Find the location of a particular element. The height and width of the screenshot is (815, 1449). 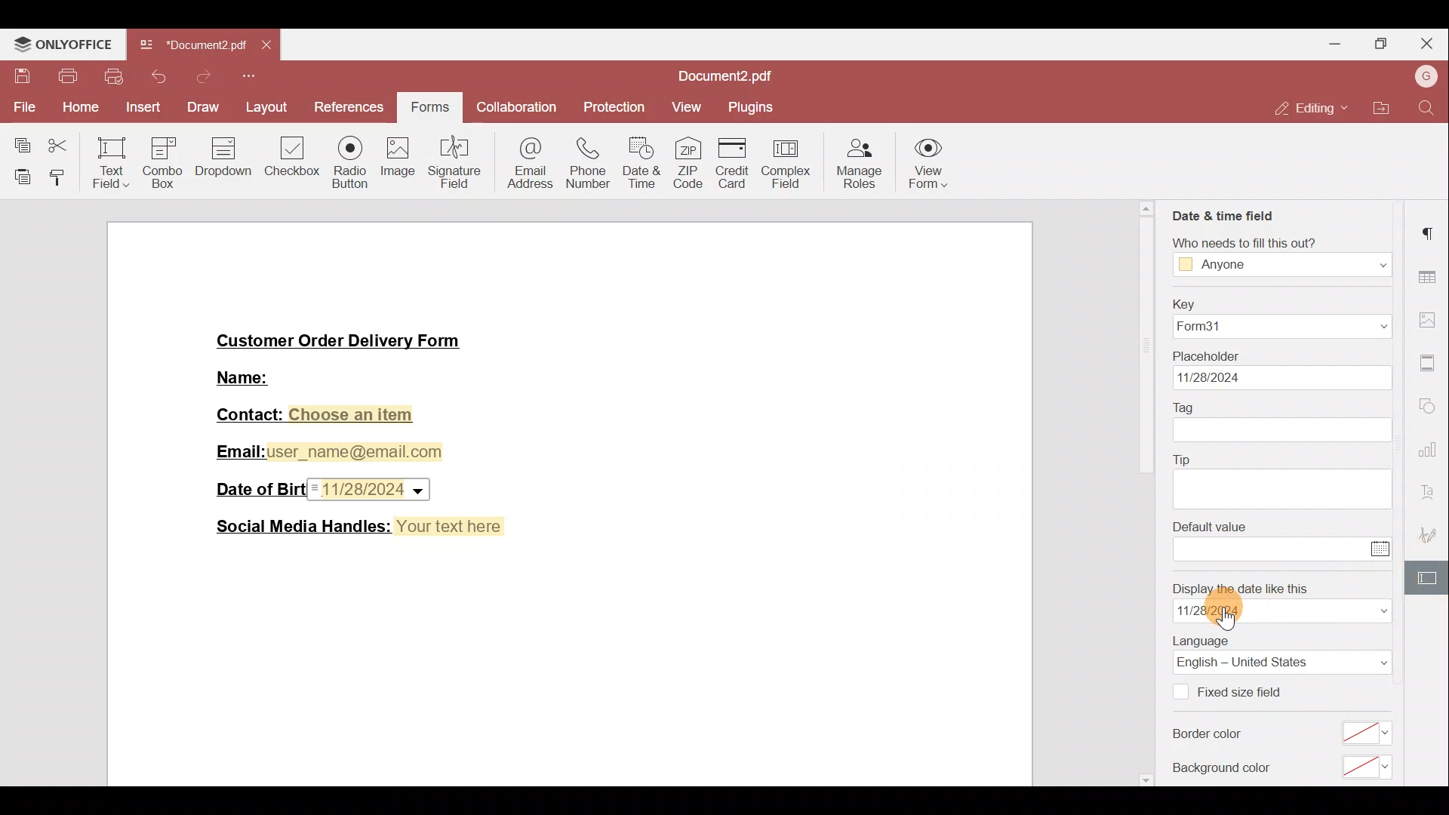

select background color is located at coordinates (1366, 767).